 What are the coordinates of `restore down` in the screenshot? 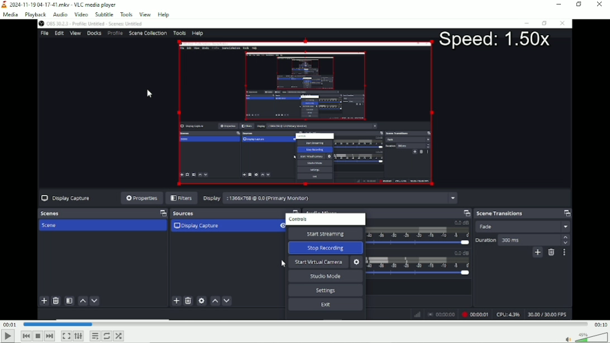 It's located at (580, 5).